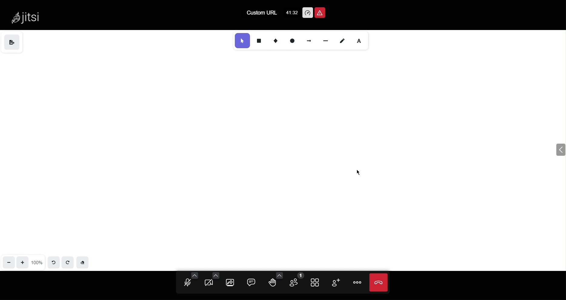 The height and width of the screenshot is (300, 566). What do you see at coordinates (241, 41) in the screenshot?
I see `Pointer` at bounding box center [241, 41].